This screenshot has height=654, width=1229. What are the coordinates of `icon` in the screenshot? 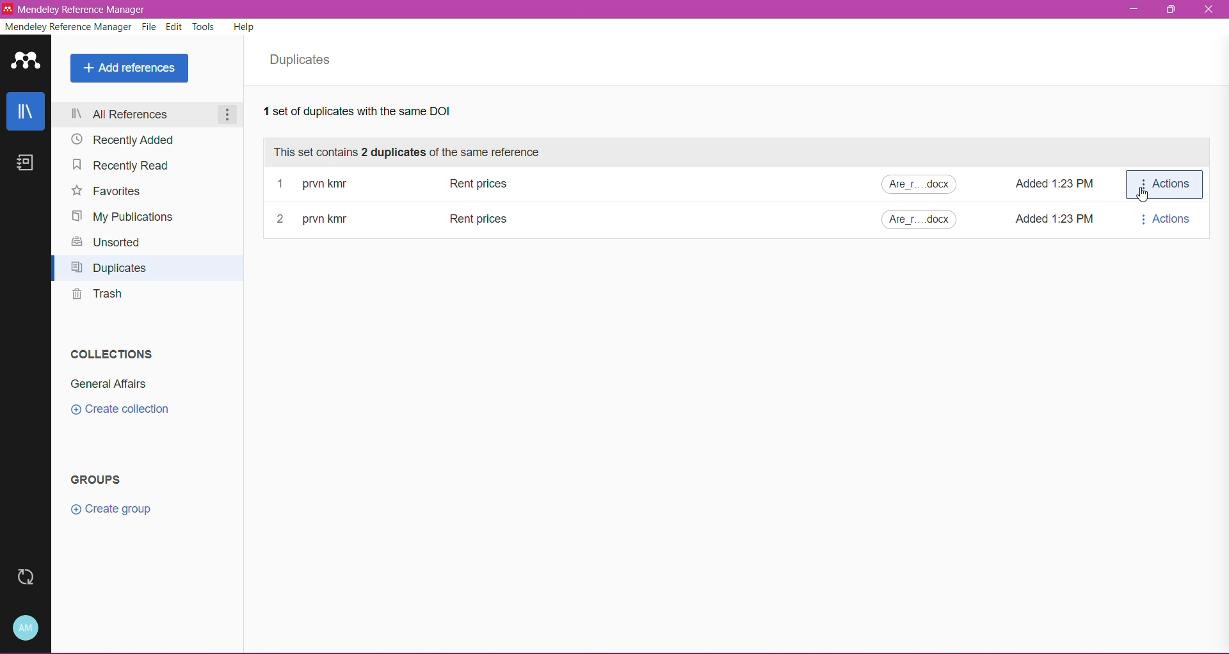 It's located at (8, 8).